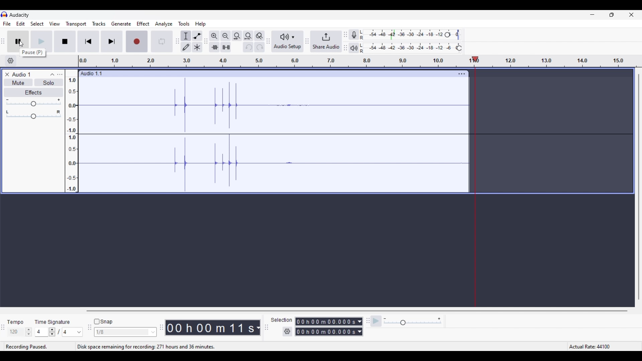  What do you see at coordinates (143, 24) in the screenshot?
I see `Effect menu` at bounding box center [143, 24].